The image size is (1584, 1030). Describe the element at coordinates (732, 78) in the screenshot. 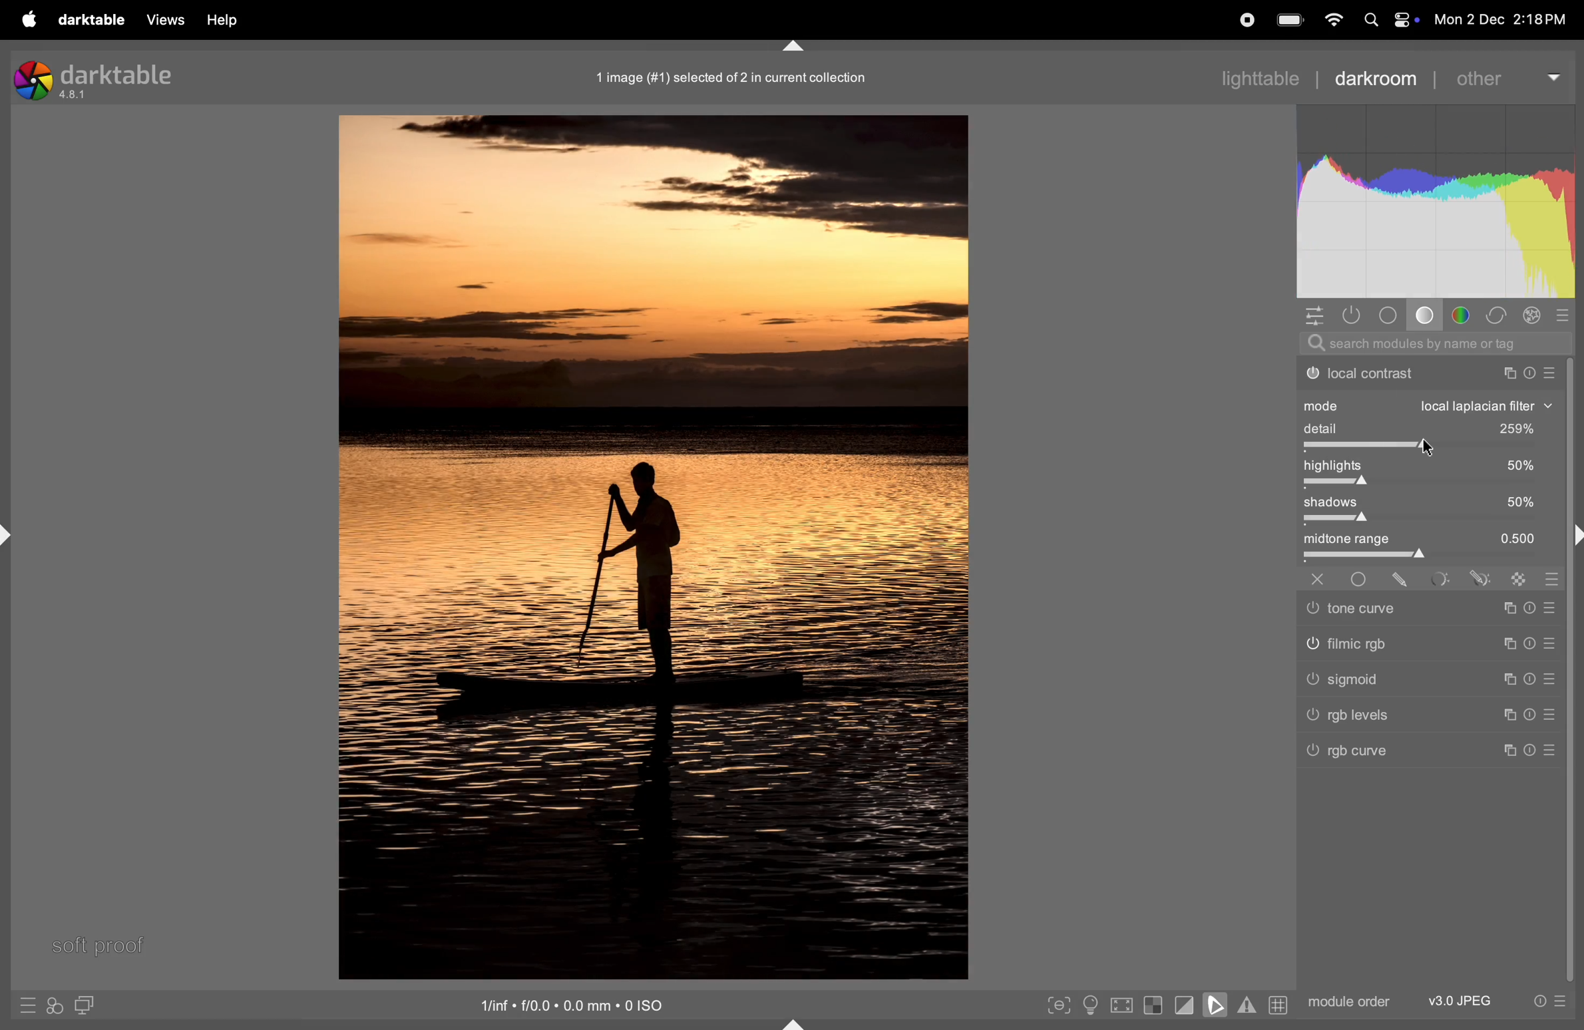

I see `image collection` at that location.